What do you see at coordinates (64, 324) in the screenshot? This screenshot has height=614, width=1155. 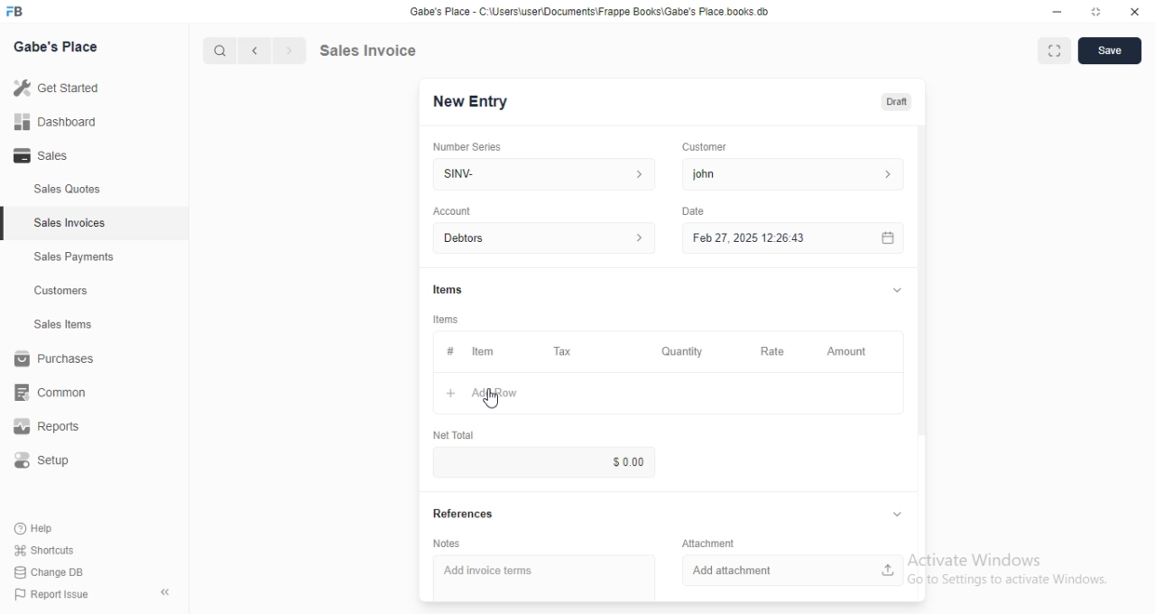 I see `Sales tems` at bounding box center [64, 324].